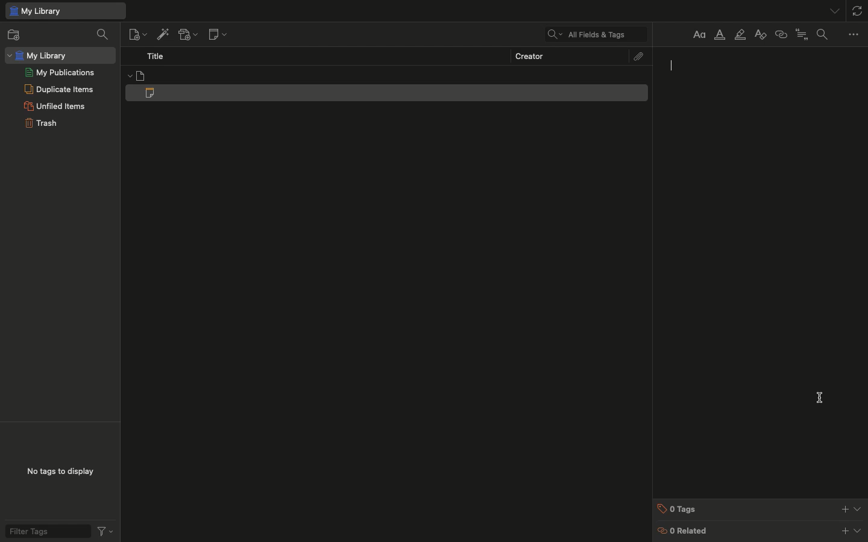  Describe the element at coordinates (761, 531) in the screenshot. I see `related` at that location.